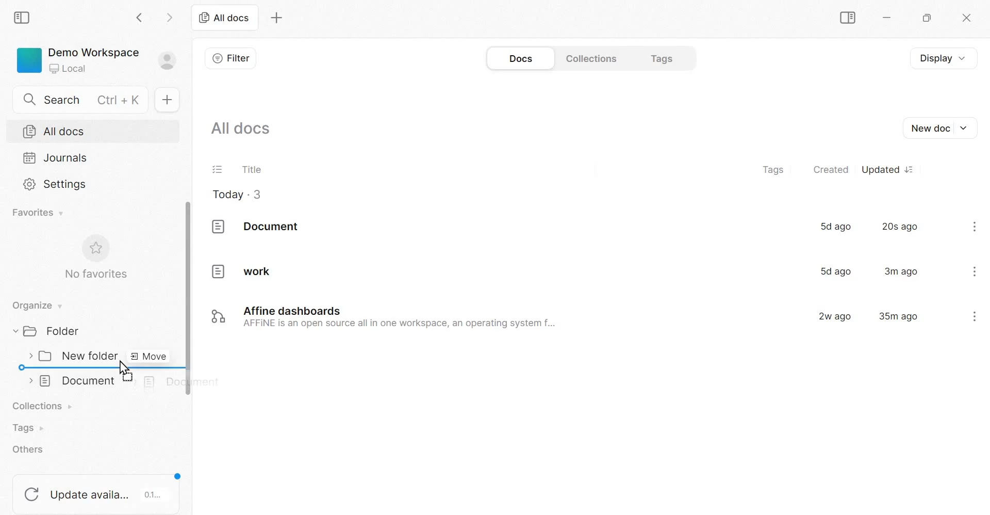 This screenshot has width=990, height=515. Describe the element at coordinates (276, 17) in the screenshot. I see `New tab` at that location.